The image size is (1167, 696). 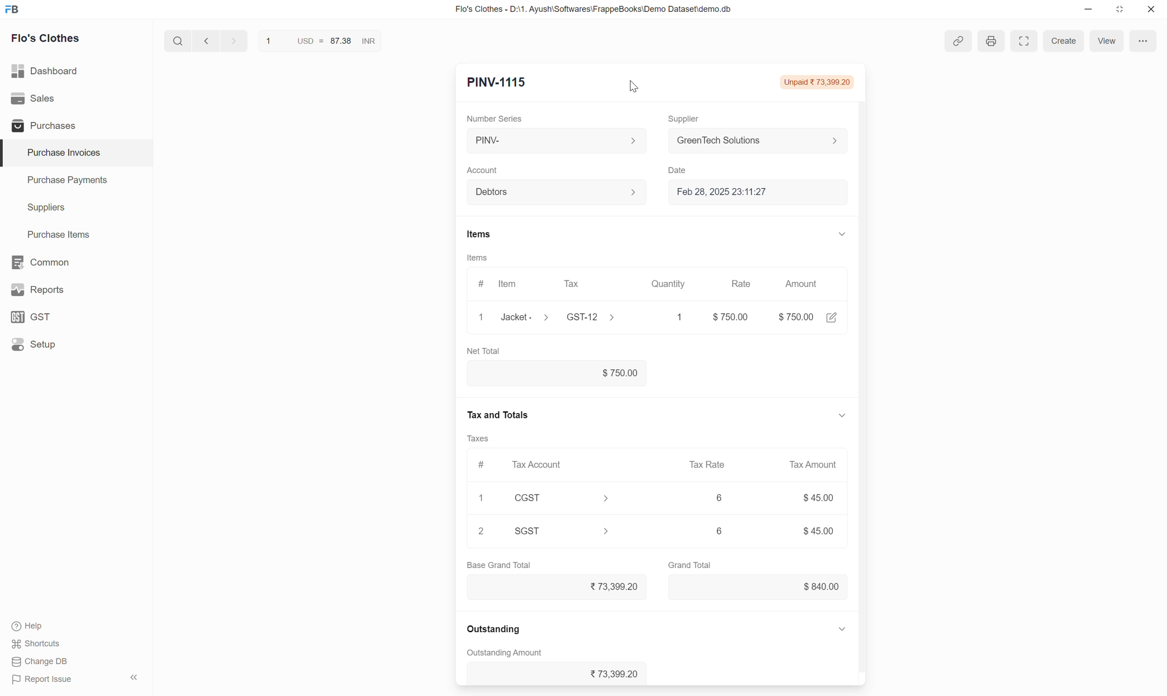 What do you see at coordinates (134, 677) in the screenshot?
I see `Collapse` at bounding box center [134, 677].